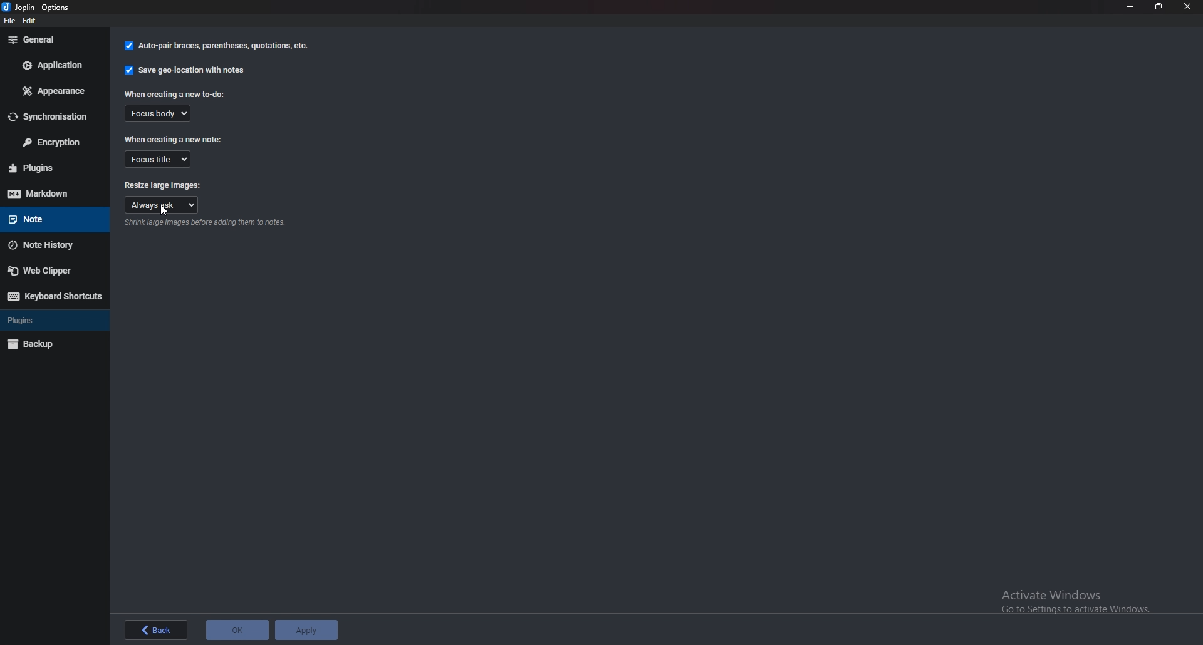 The image size is (1203, 645). What do you see at coordinates (46, 320) in the screenshot?
I see `Plugins` at bounding box center [46, 320].